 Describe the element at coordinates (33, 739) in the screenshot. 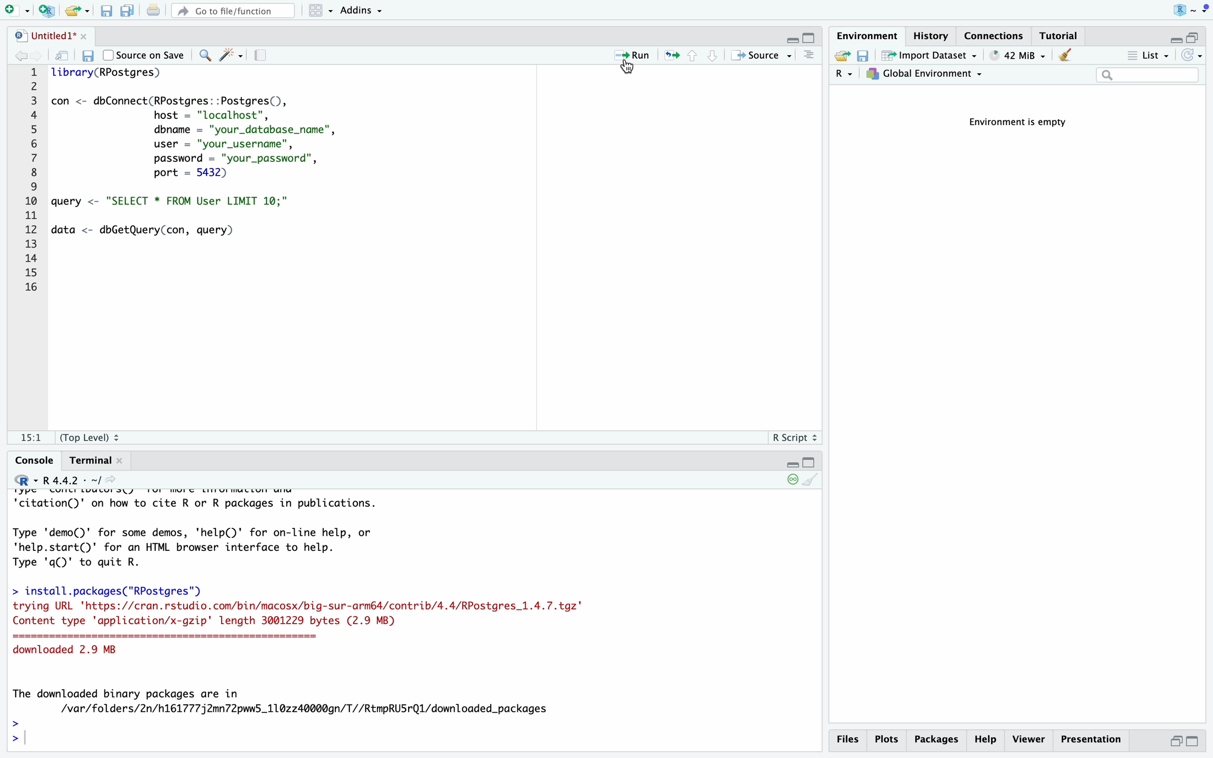

I see `typing cursor` at that location.